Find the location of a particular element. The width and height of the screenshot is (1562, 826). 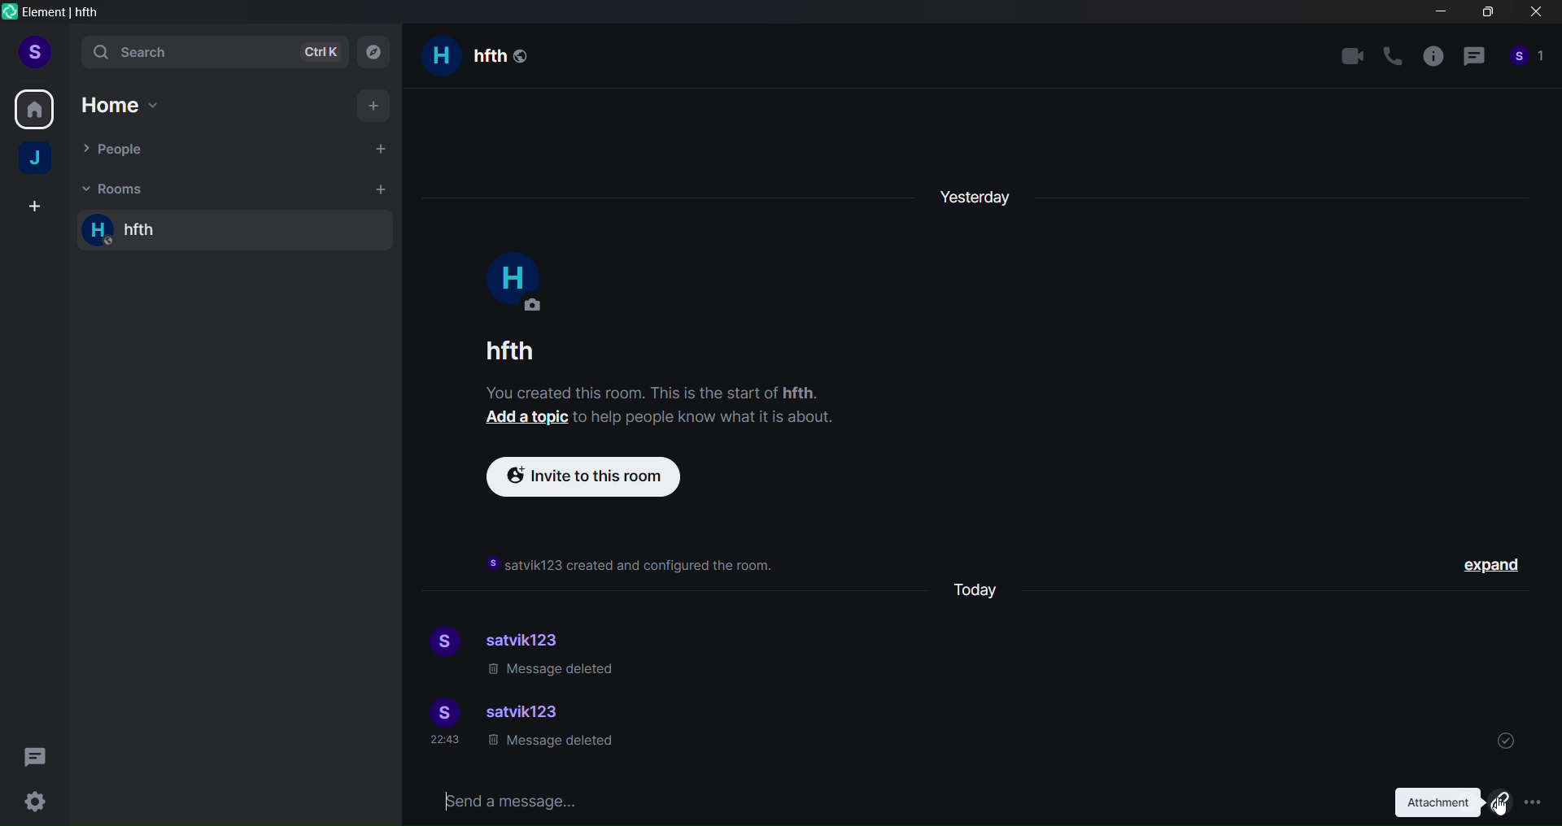

room name is located at coordinates (460, 58).